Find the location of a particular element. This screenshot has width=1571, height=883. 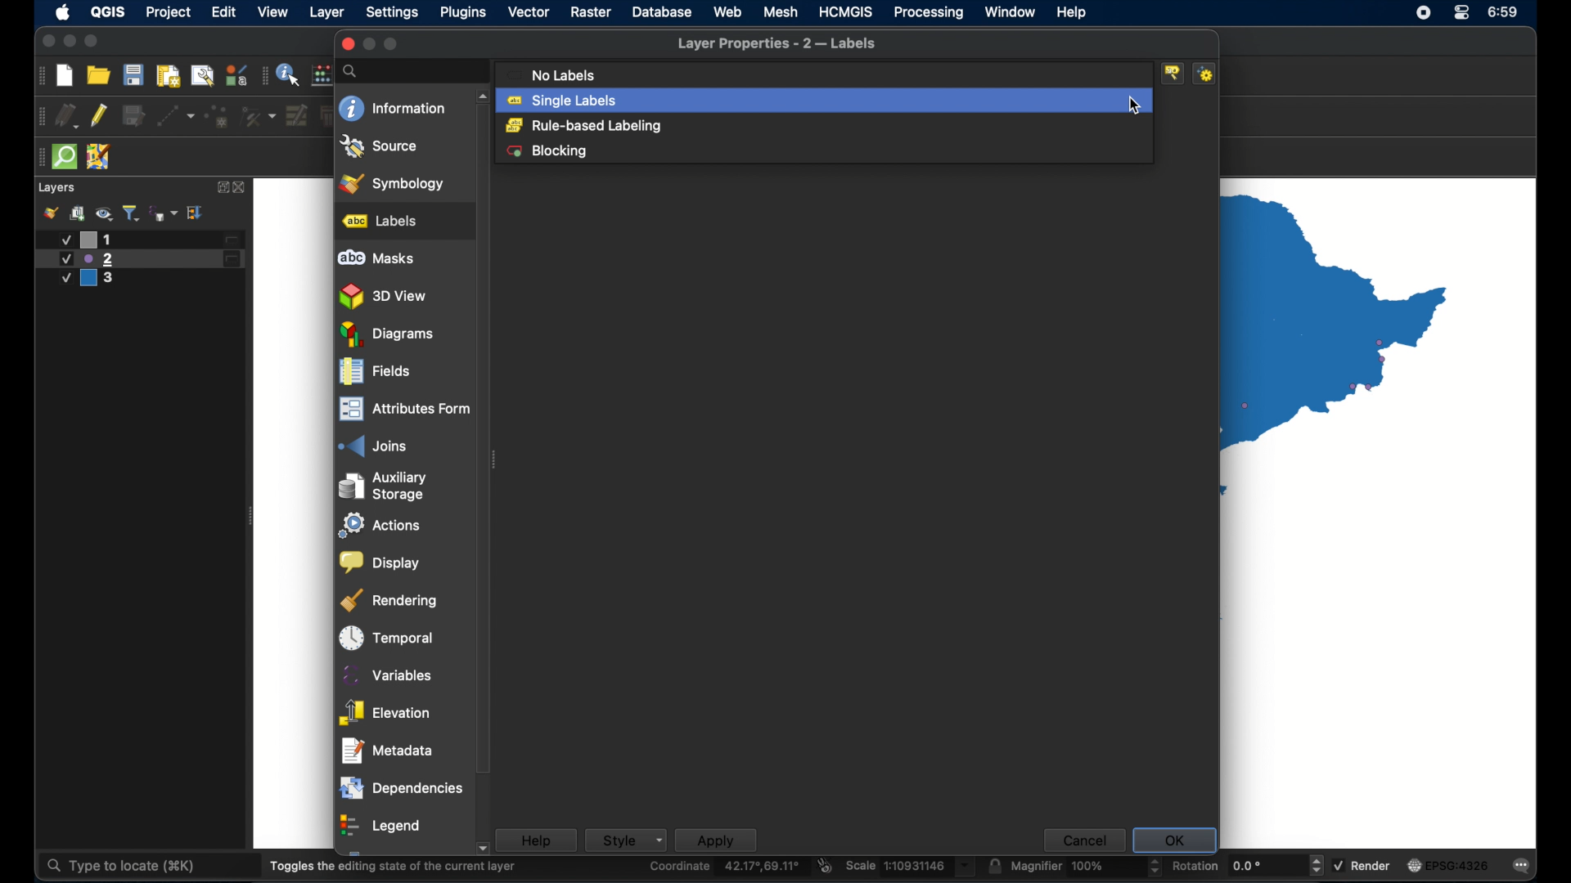

new is located at coordinates (64, 77).